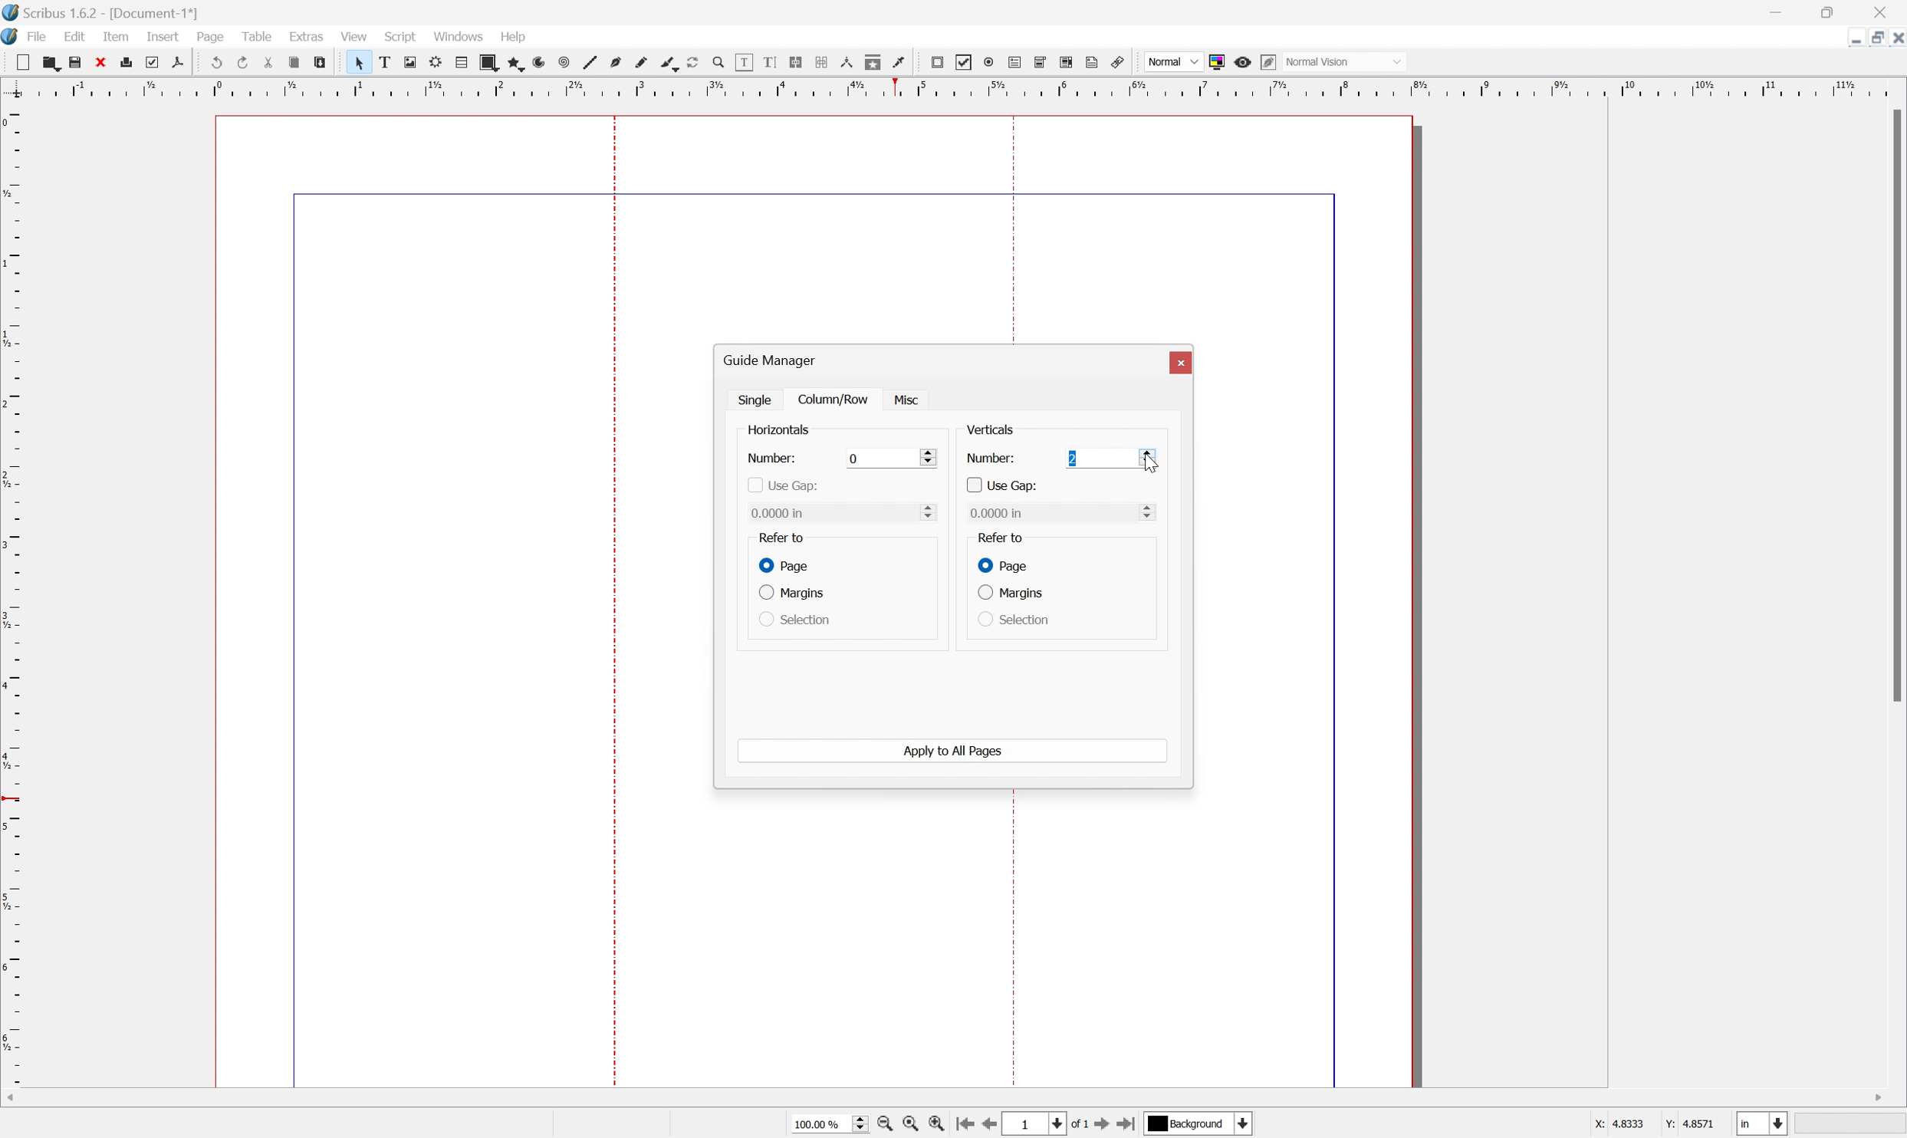 The height and width of the screenshot is (1138, 1907). I want to click on scribus icon, so click(12, 38).